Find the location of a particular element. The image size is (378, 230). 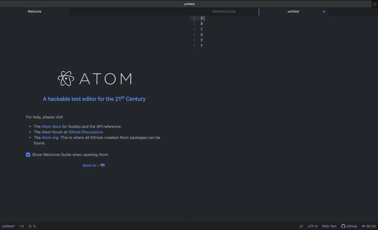

Plain text is located at coordinates (329, 227).